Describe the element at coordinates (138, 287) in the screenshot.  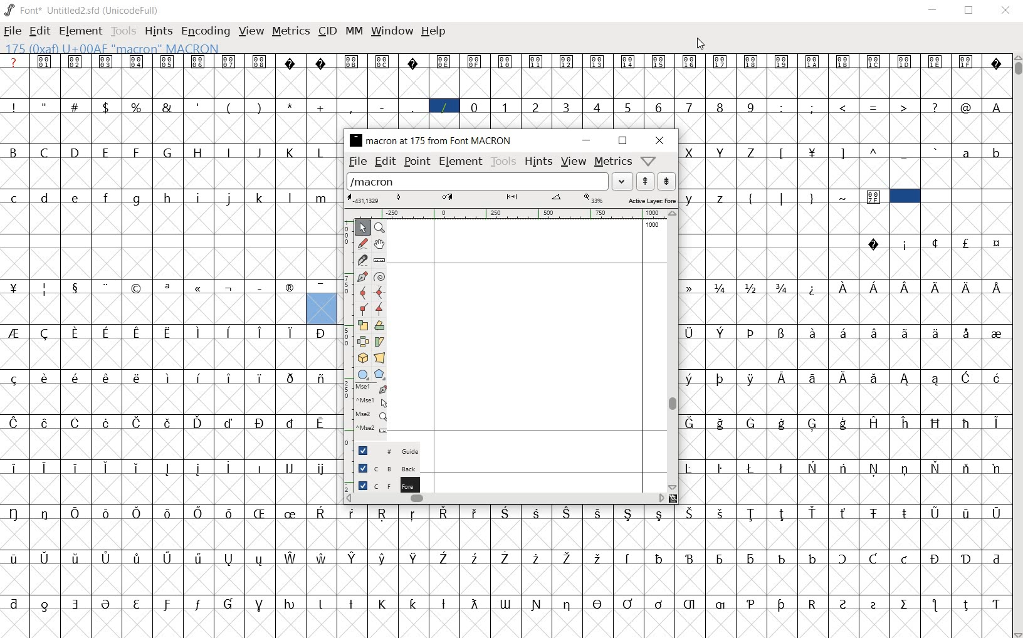
I see `Symbol` at that location.